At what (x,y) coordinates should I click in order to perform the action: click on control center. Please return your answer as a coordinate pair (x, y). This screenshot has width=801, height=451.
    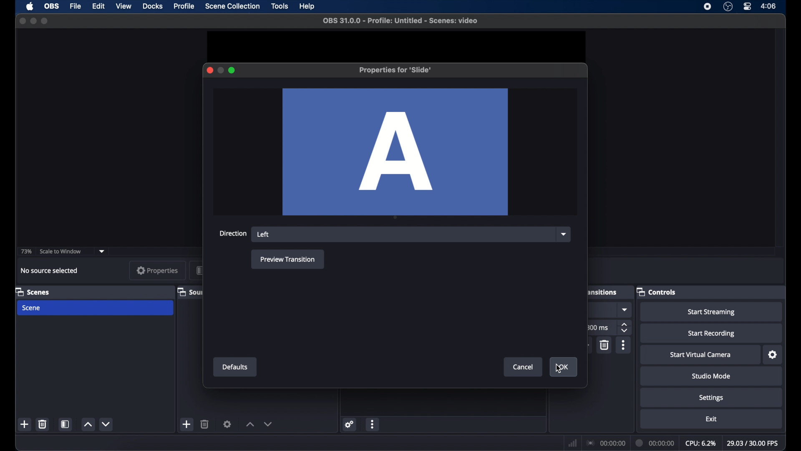
    Looking at the image, I should click on (748, 7).